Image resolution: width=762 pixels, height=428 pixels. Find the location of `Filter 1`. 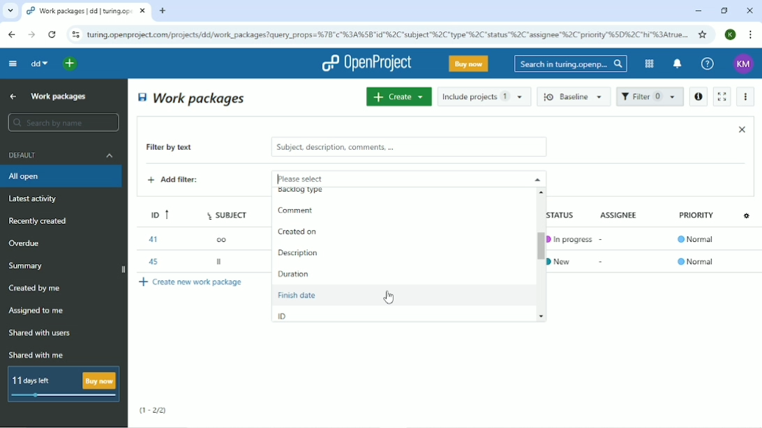

Filter 1 is located at coordinates (650, 98).